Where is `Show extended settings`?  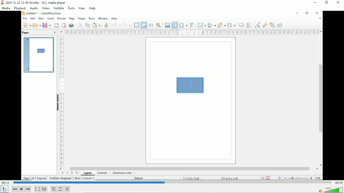
Show extended settings is located at coordinates (44, 189).